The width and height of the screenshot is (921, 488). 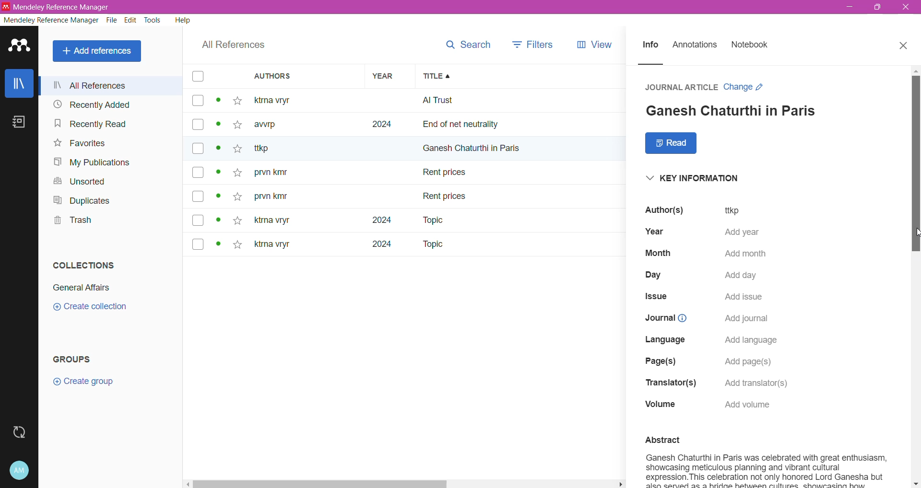 What do you see at coordinates (906, 7) in the screenshot?
I see `Close` at bounding box center [906, 7].